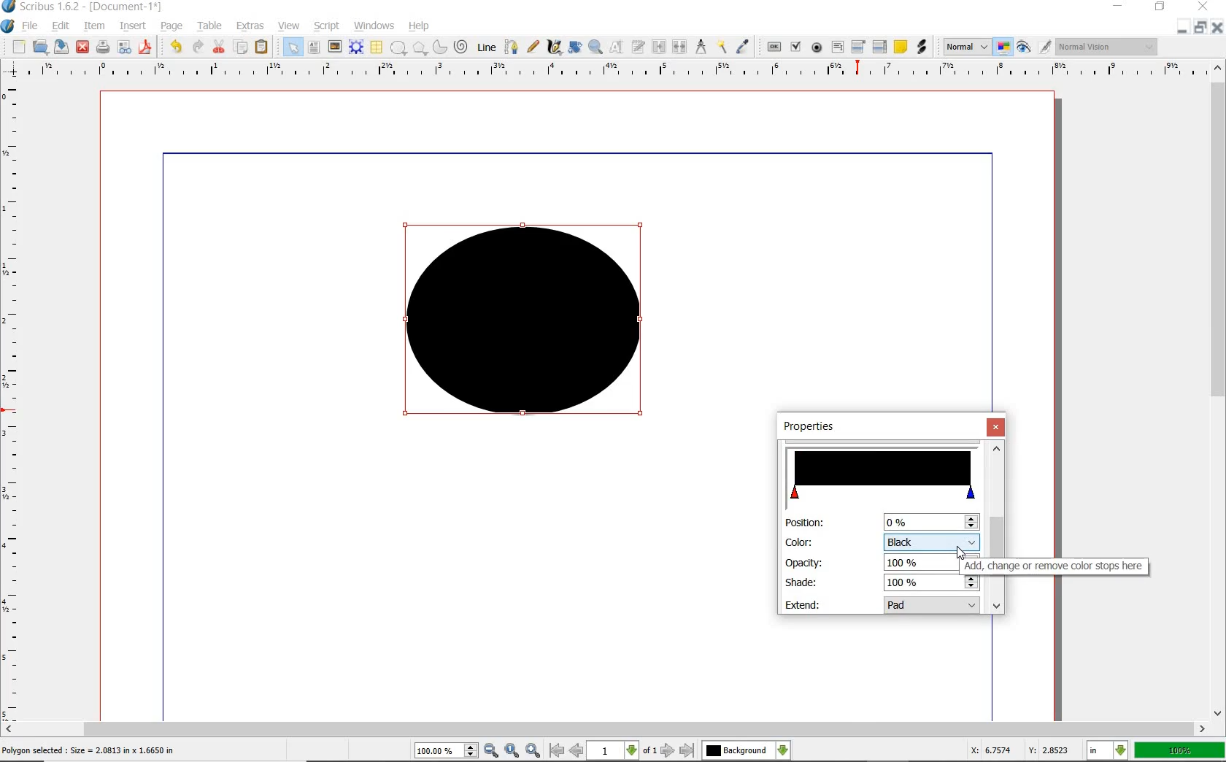 This screenshot has width=1226, height=762. I want to click on CUT, so click(220, 46).